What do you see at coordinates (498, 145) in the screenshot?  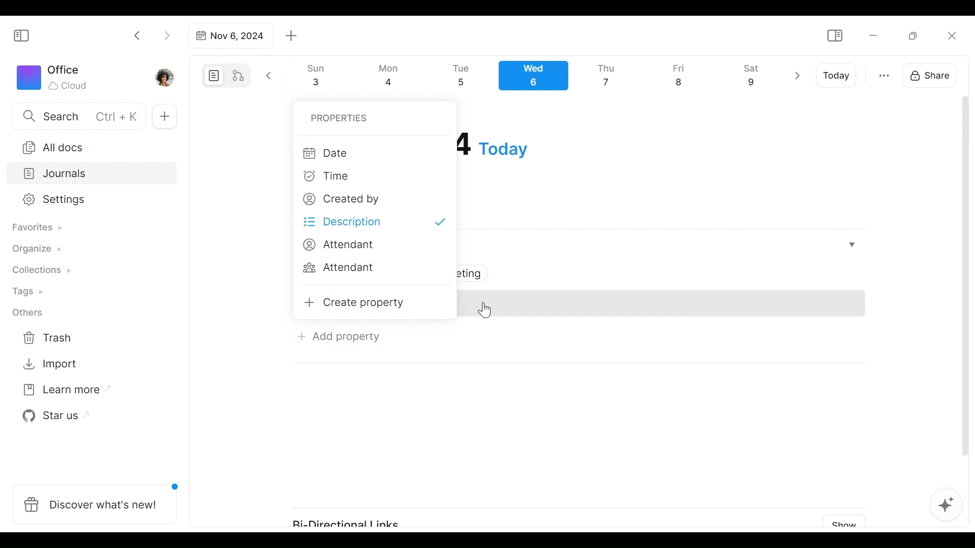 I see `Date` at bounding box center [498, 145].